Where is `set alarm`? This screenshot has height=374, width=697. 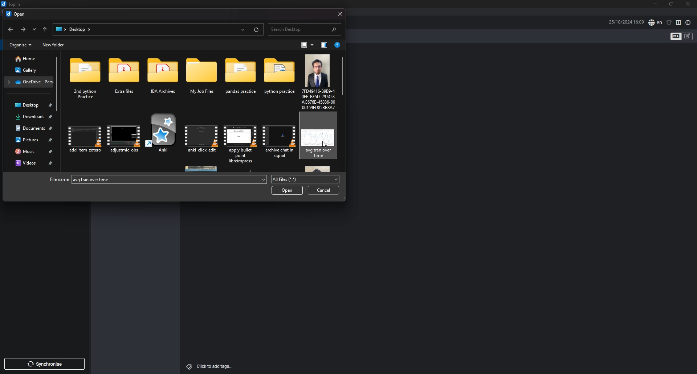 set alarm is located at coordinates (669, 22).